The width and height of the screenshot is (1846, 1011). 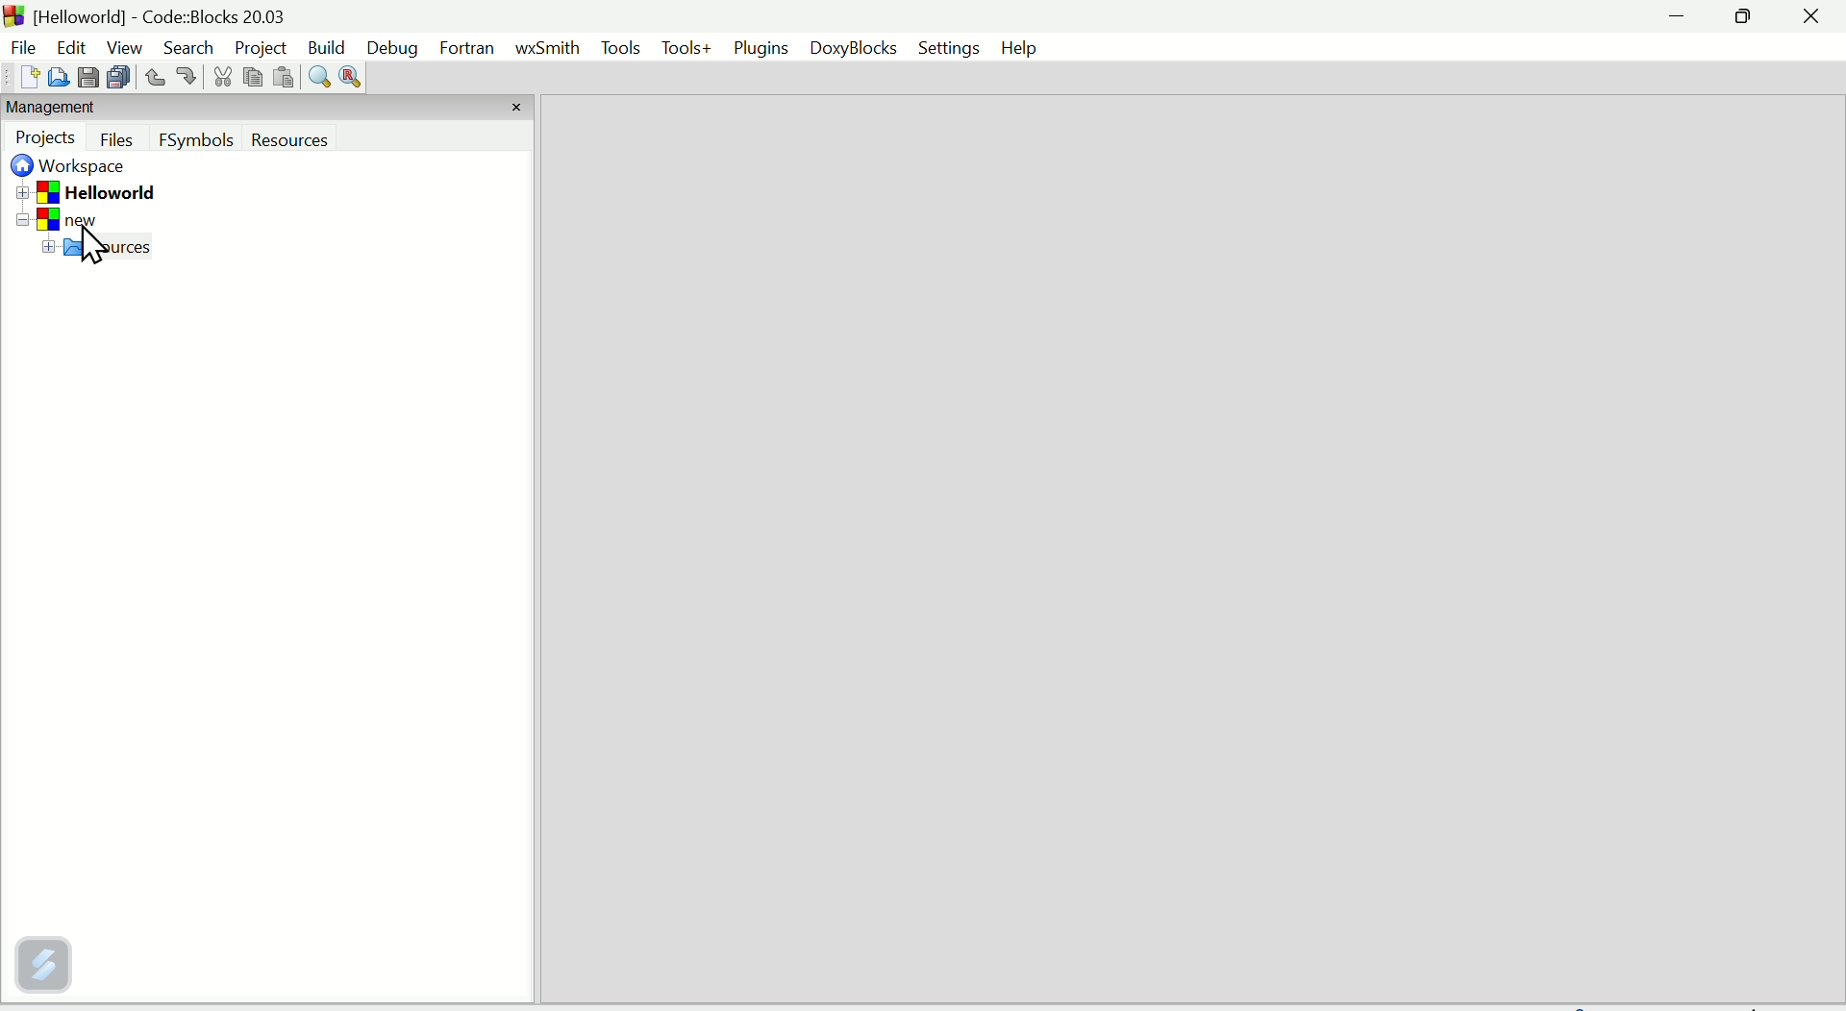 I want to click on Hello World, so click(x=113, y=191).